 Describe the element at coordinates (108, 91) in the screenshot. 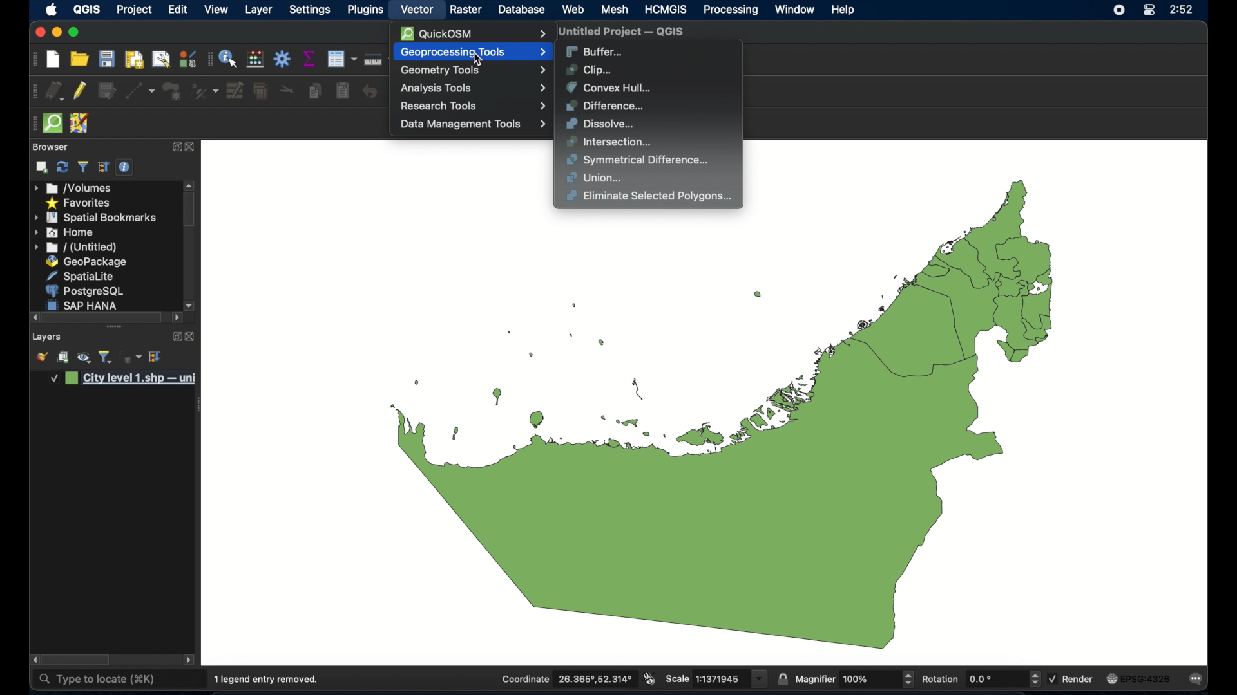

I see `save edits` at that location.